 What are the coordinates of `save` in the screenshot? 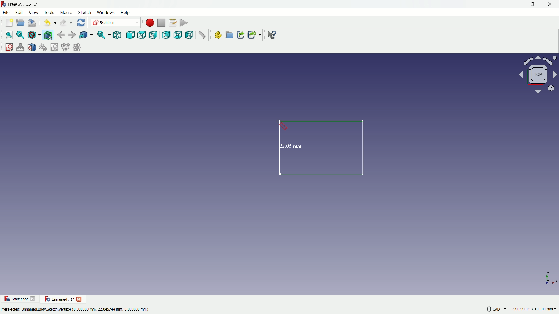 It's located at (32, 23).